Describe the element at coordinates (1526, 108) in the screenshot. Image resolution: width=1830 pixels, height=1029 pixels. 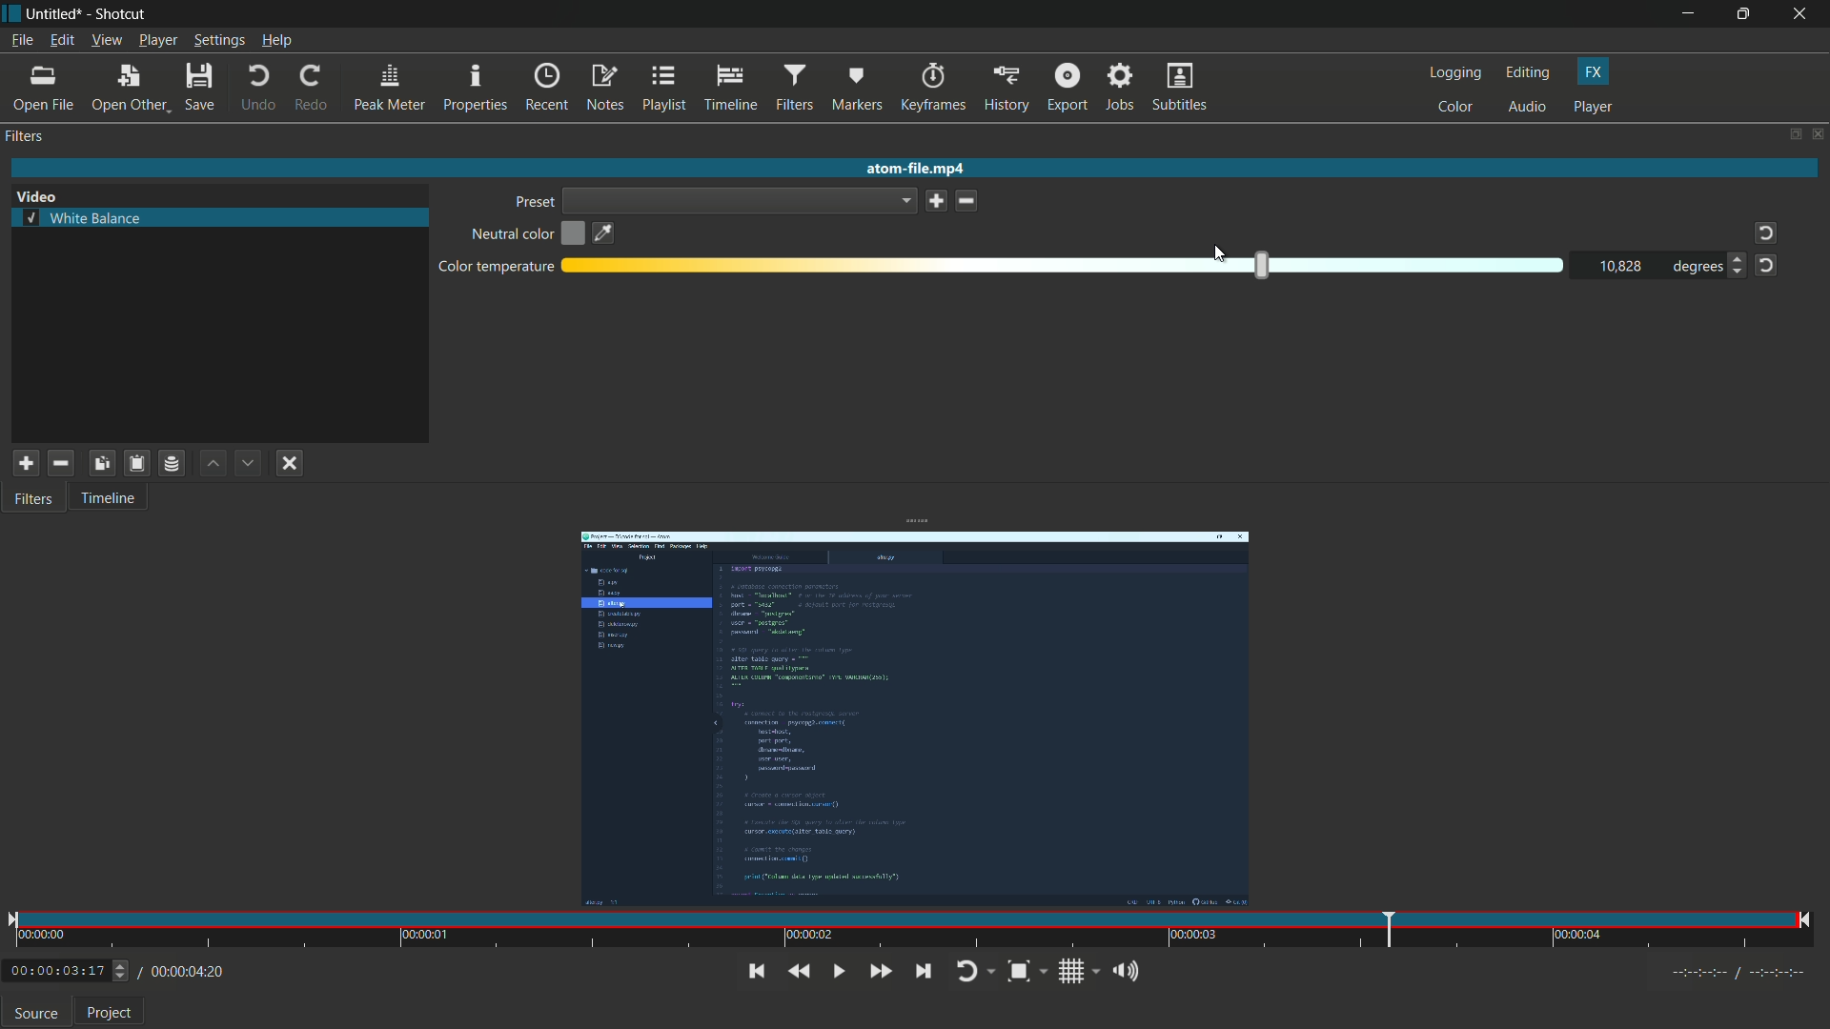
I see `audio` at that location.